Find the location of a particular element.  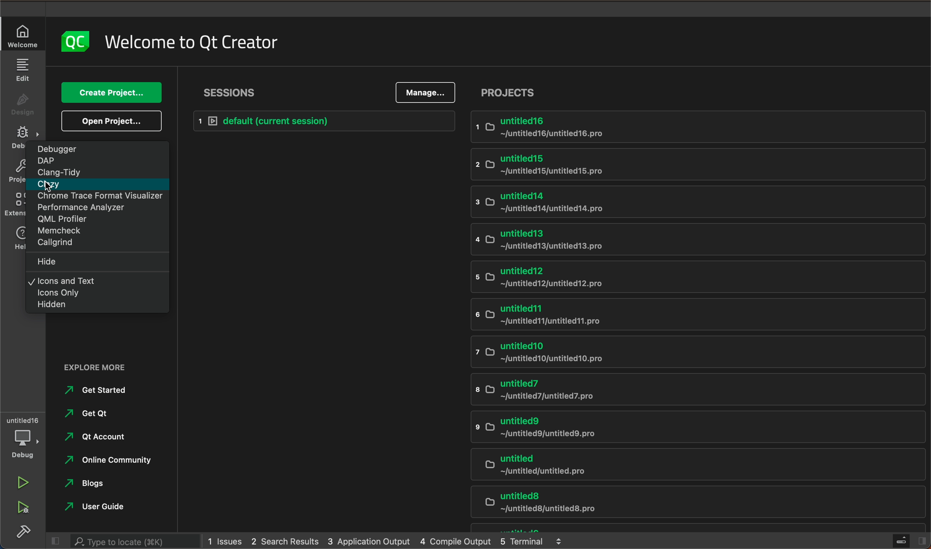

welcome to QT Creator is located at coordinates (192, 41).